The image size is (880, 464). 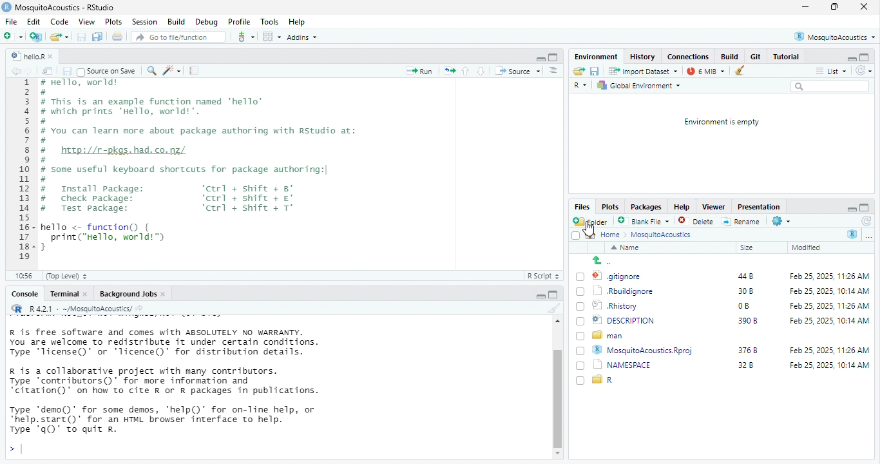 I want to click on 0B, so click(x=741, y=306).